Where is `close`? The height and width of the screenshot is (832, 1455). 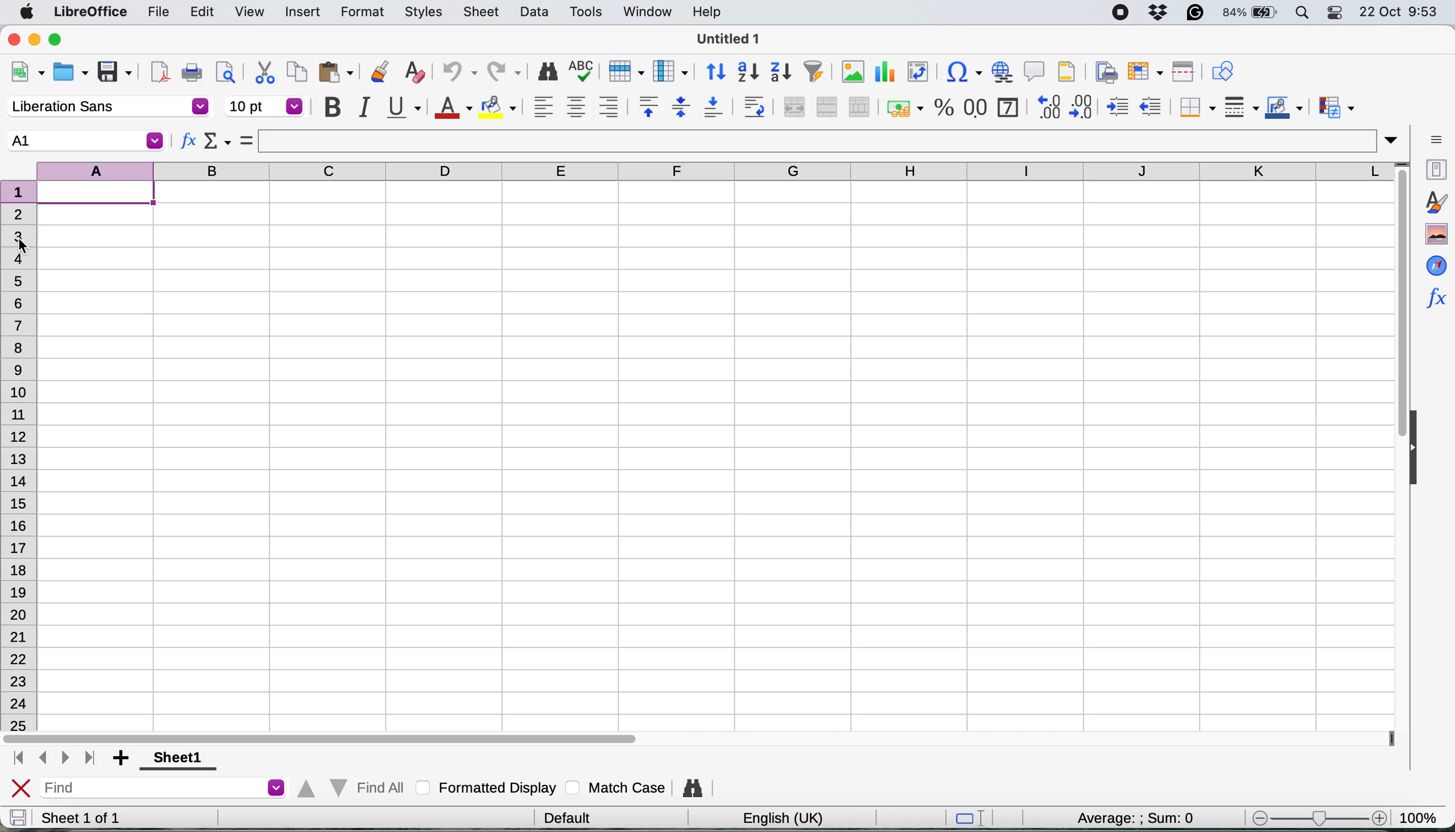 close is located at coordinates (14, 38).